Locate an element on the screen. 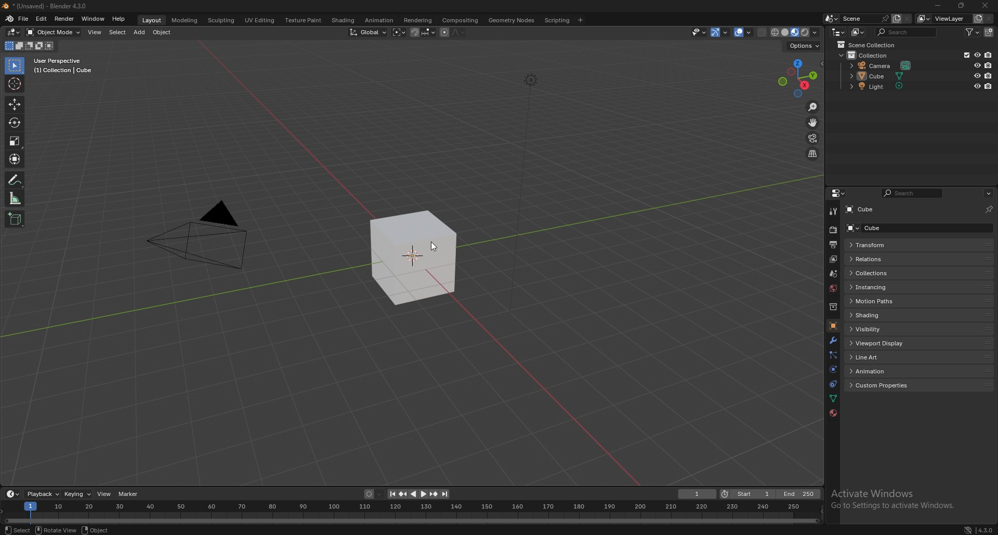  playback is located at coordinates (44, 494).